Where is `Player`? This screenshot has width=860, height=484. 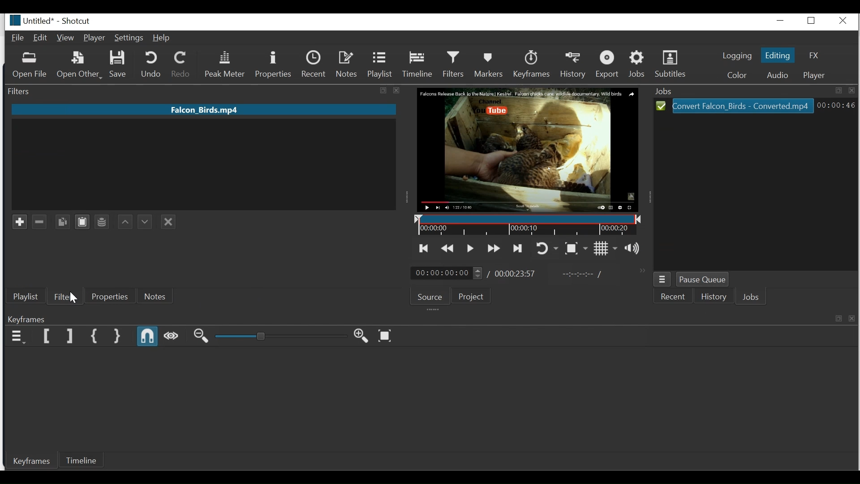
Player is located at coordinates (95, 38).